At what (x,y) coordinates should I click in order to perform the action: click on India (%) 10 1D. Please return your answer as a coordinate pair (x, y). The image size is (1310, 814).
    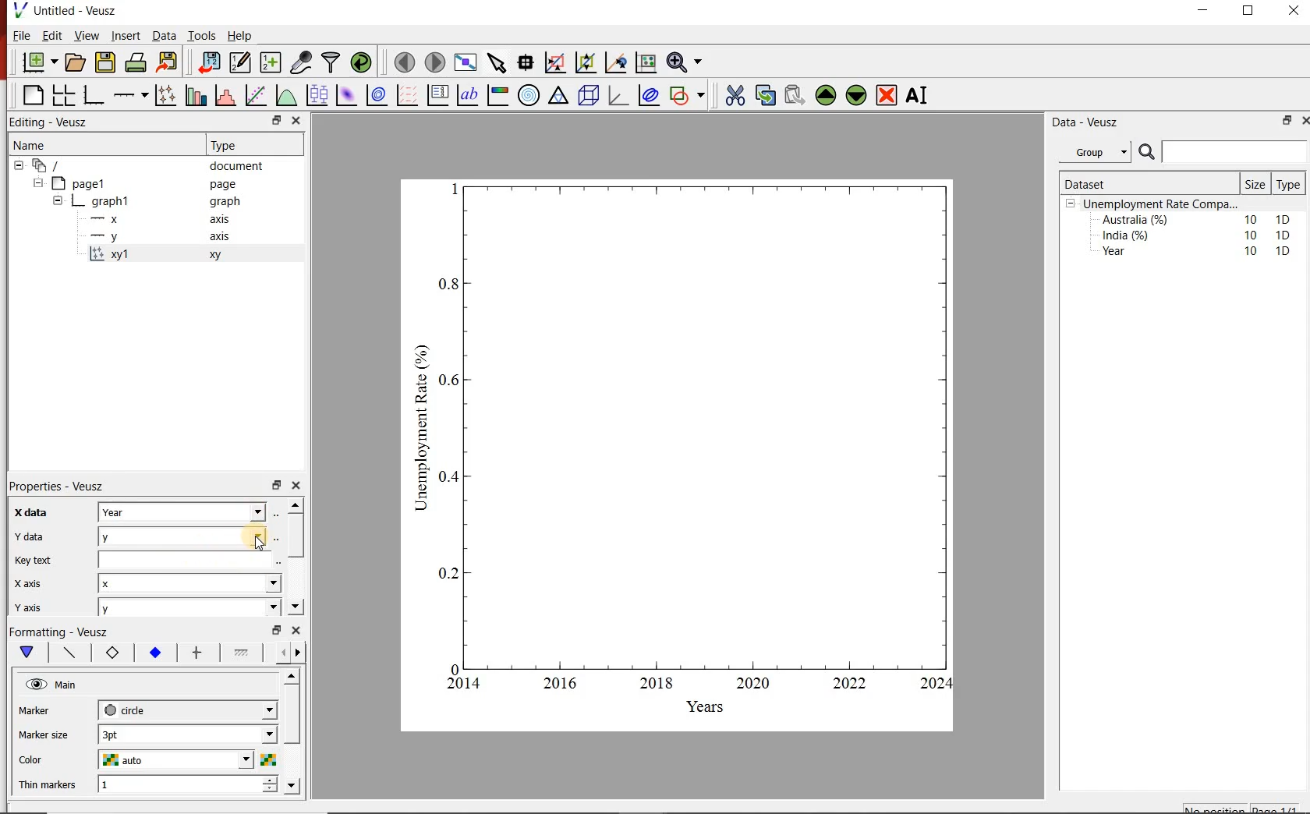
    Looking at the image, I should click on (1198, 235).